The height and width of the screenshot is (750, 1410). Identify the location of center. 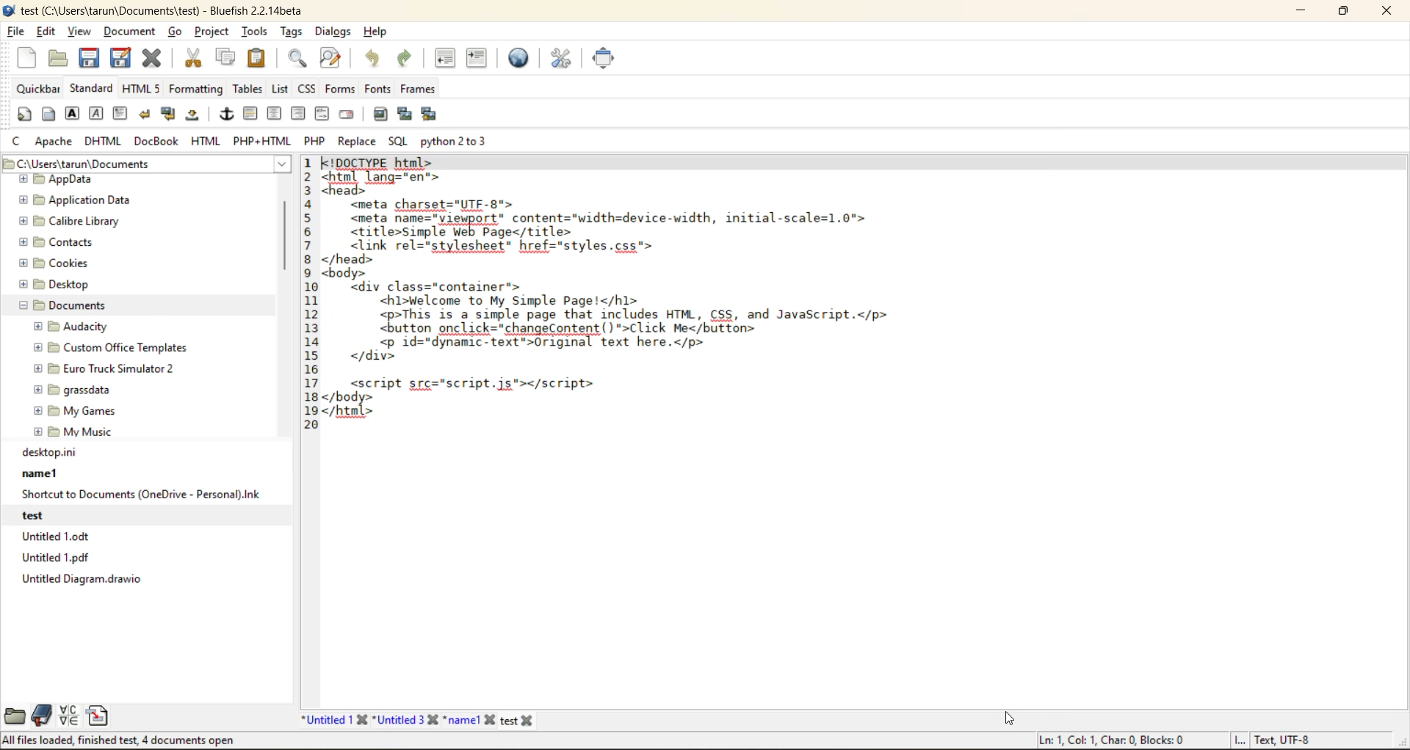
(275, 114).